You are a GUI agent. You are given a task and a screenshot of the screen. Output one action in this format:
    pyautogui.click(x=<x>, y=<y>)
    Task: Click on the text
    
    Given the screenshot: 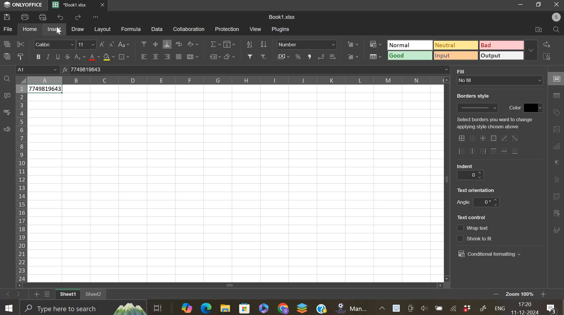 What is the action you would take?
    pyautogui.click(x=473, y=96)
    